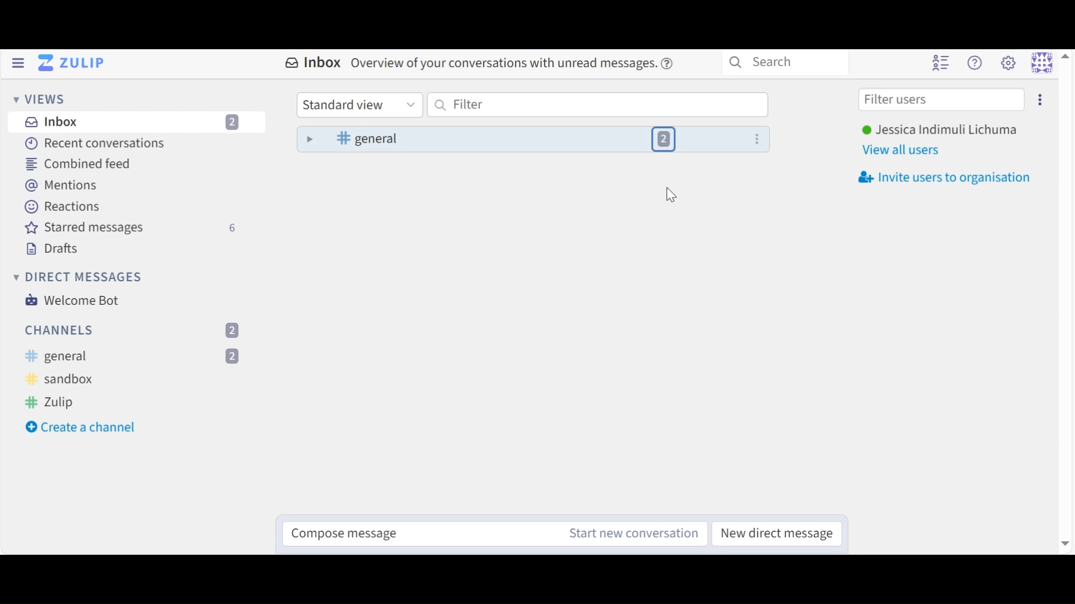 This screenshot has height=604, width=1075. Describe the element at coordinates (71, 379) in the screenshot. I see `Sandbox` at that location.